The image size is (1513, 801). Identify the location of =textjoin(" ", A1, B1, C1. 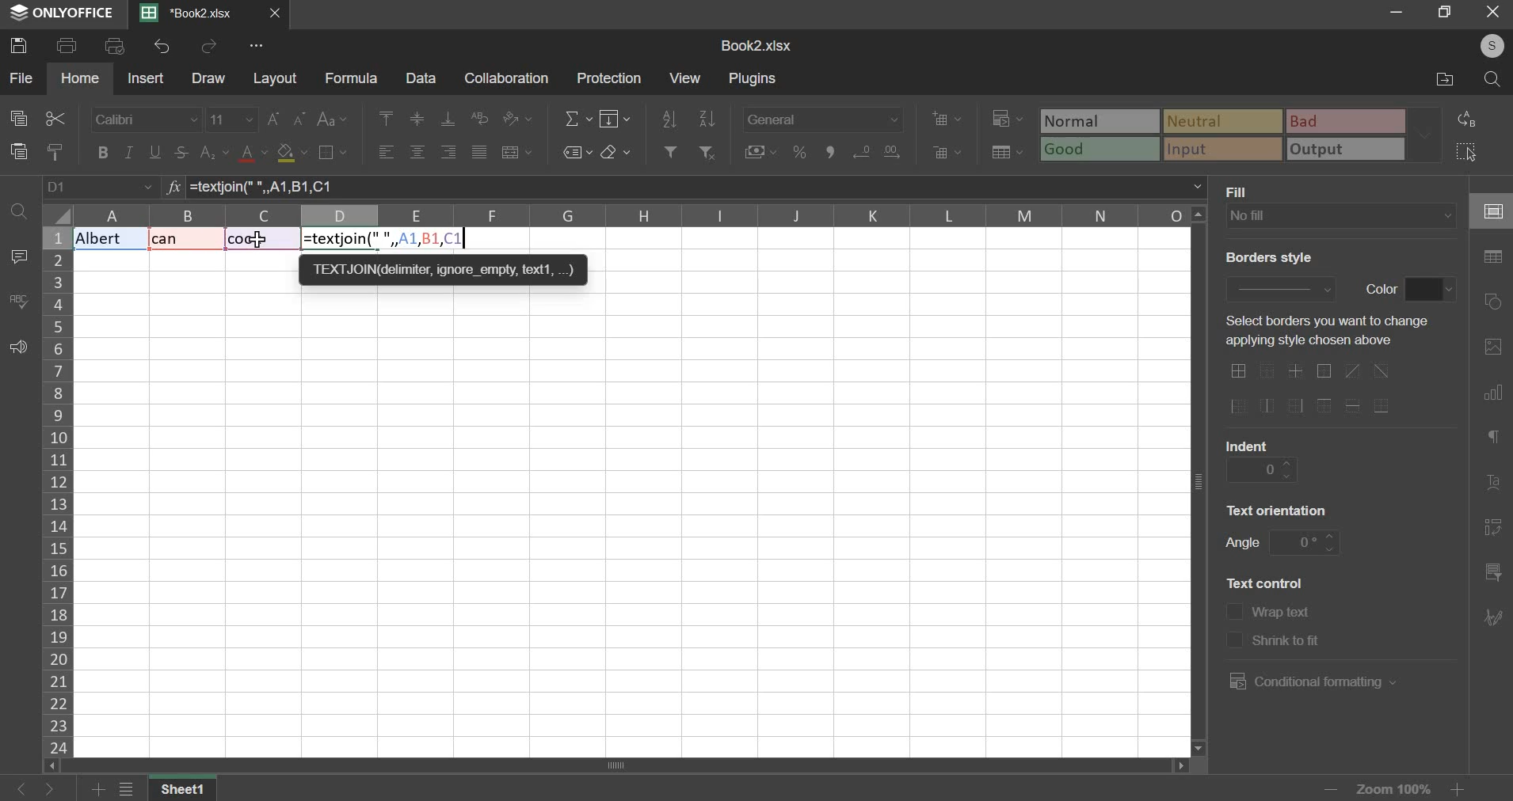
(697, 187).